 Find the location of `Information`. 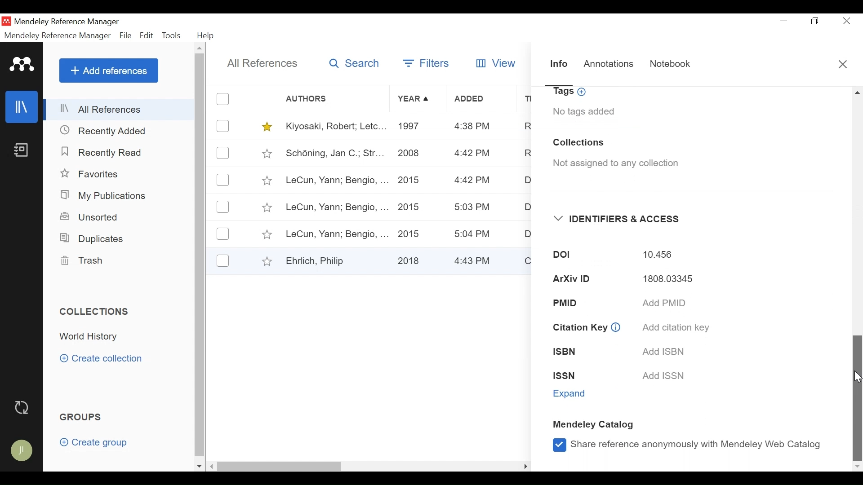

Information is located at coordinates (616, 326).